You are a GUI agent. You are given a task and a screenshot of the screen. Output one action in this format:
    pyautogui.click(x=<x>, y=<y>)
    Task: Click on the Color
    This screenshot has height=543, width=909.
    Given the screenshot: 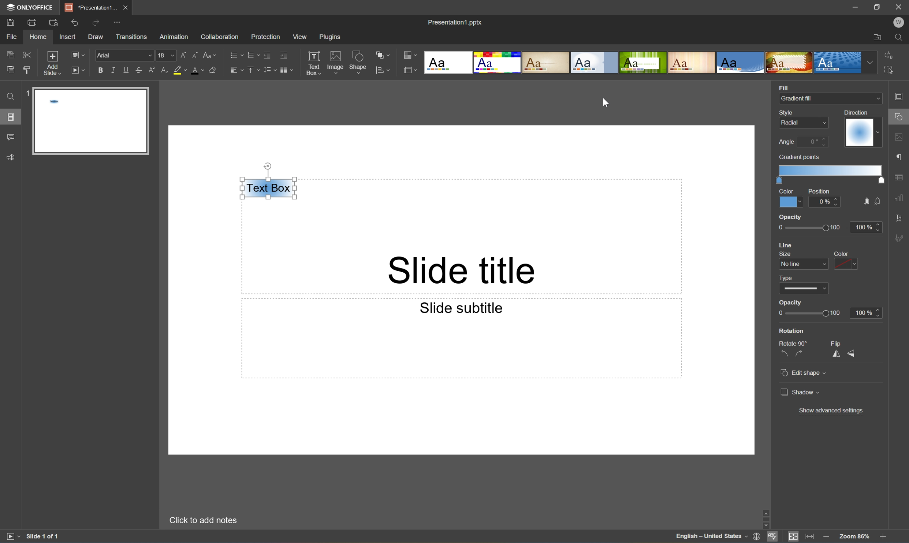 What is the action you would take?
    pyautogui.click(x=849, y=265)
    